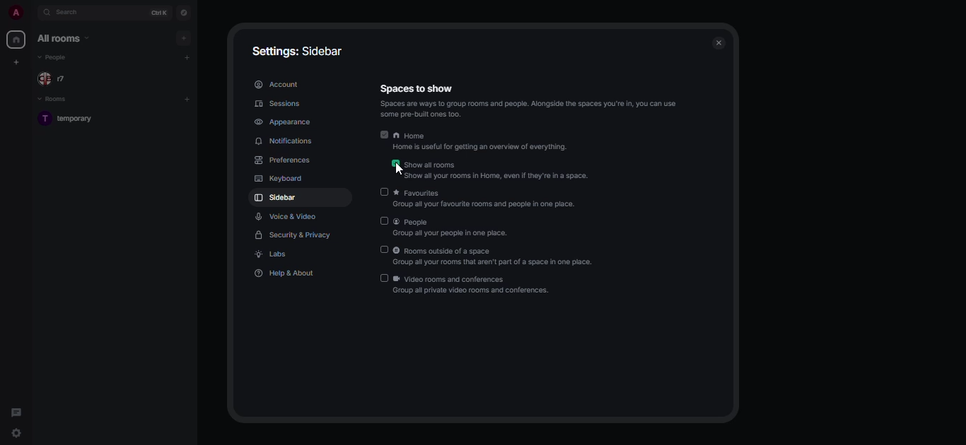 This screenshot has width=966, height=445. I want to click on enabled, so click(384, 134).